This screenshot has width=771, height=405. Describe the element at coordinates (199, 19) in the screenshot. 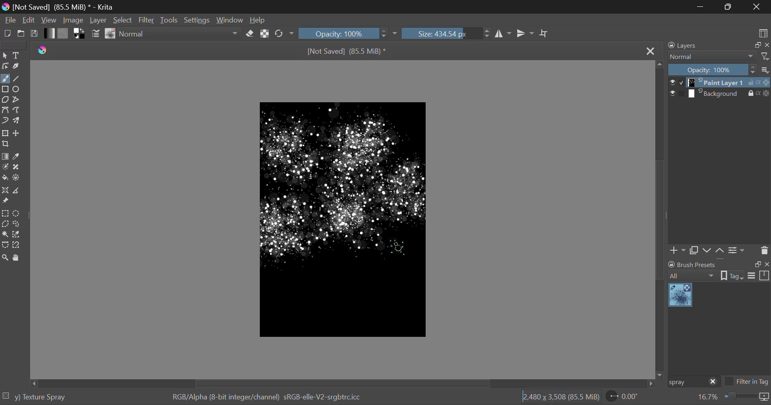

I see `Settings` at that location.